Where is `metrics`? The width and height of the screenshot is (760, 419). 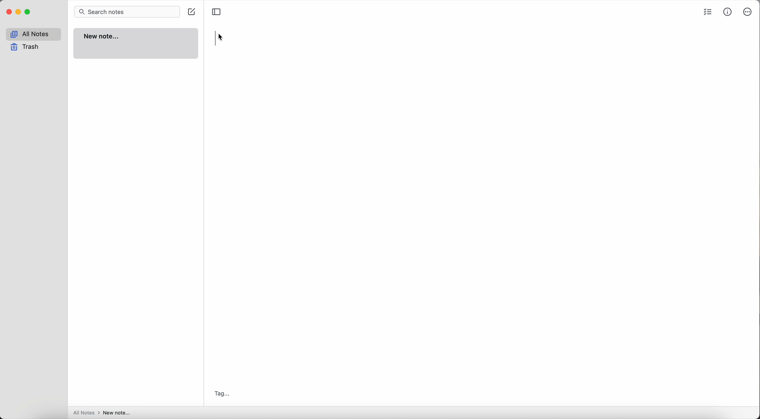 metrics is located at coordinates (728, 12).